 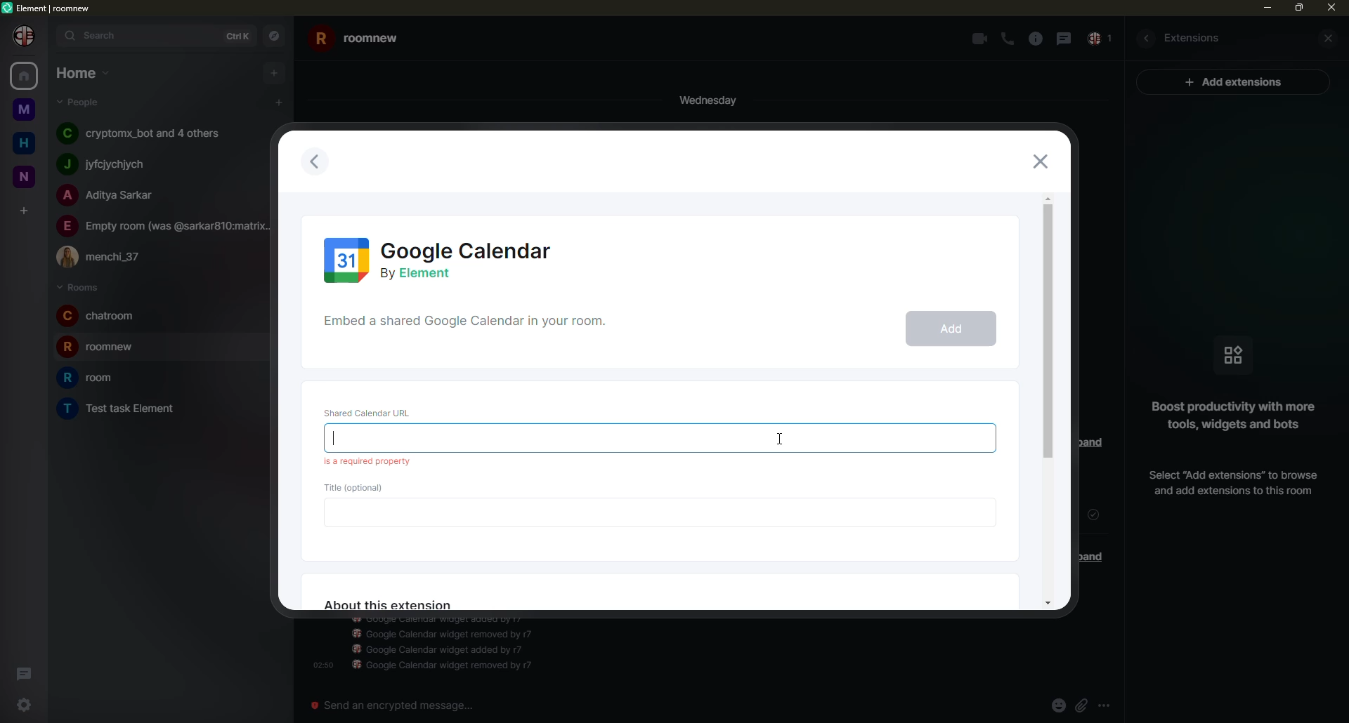 What do you see at coordinates (1341, 382) in the screenshot?
I see `vertical scrollbar` at bounding box center [1341, 382].